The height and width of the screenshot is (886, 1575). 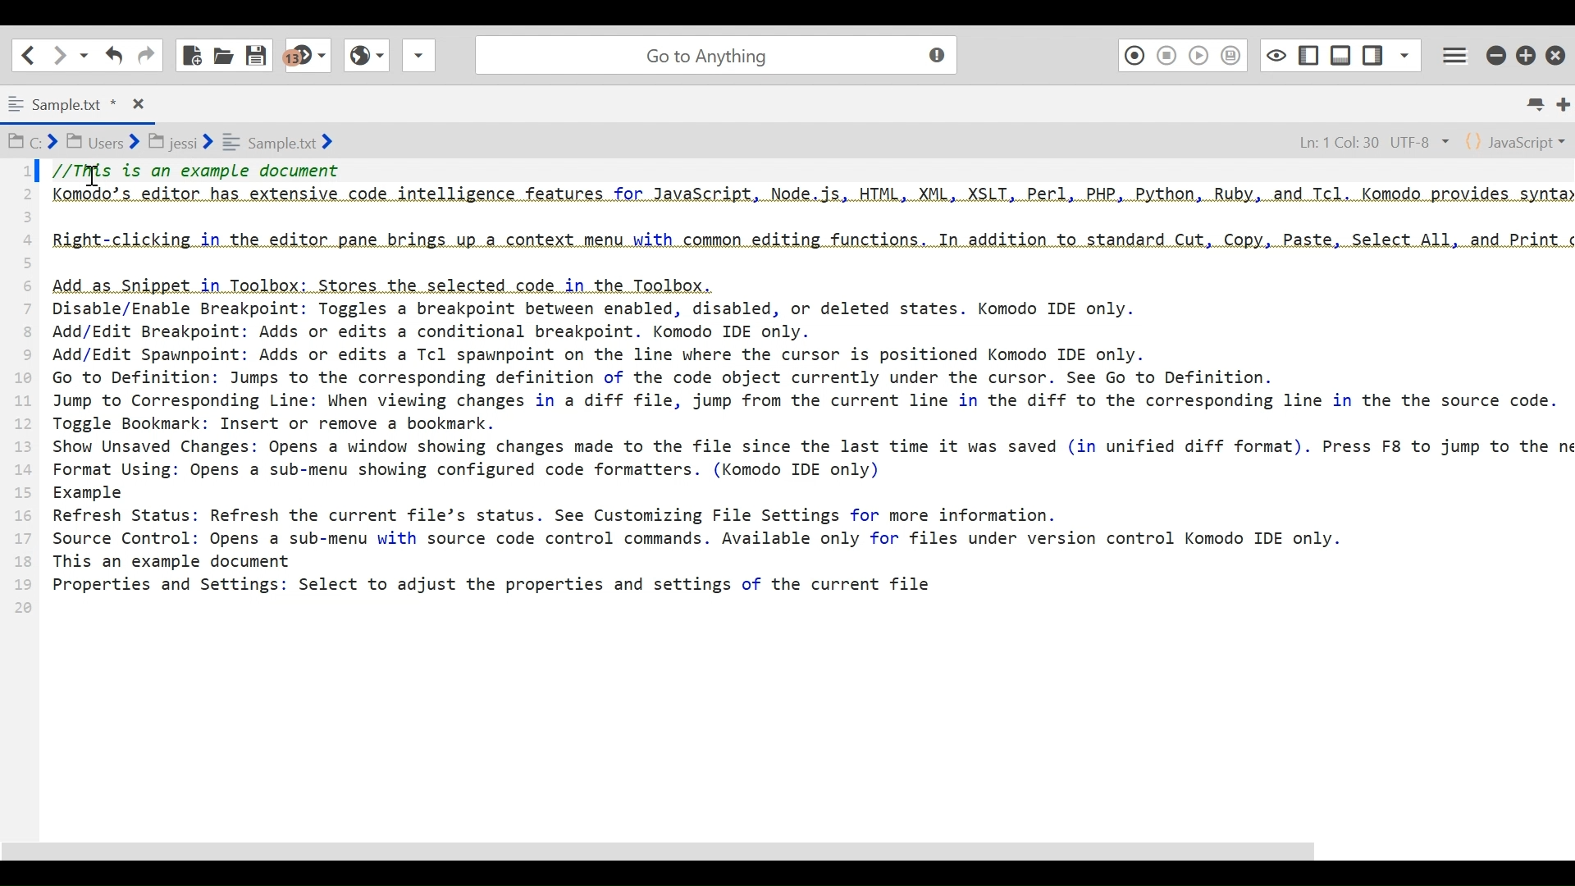 I want to click on cursor, so click(x=96, y=181).